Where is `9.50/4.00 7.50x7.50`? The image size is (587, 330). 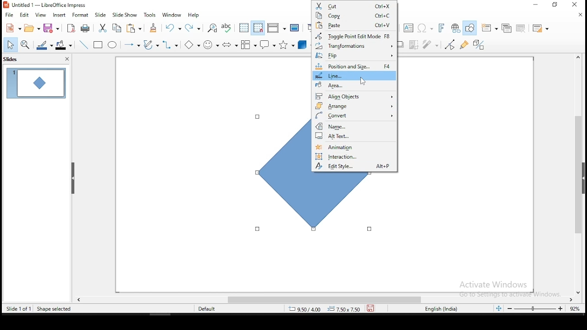
9.50/4.00 7.50x7.50 is located at coordinates (321, 309).